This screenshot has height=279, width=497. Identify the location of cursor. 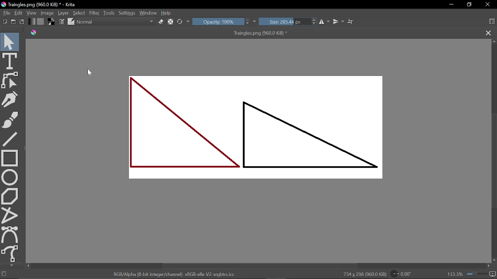
(91, 73).